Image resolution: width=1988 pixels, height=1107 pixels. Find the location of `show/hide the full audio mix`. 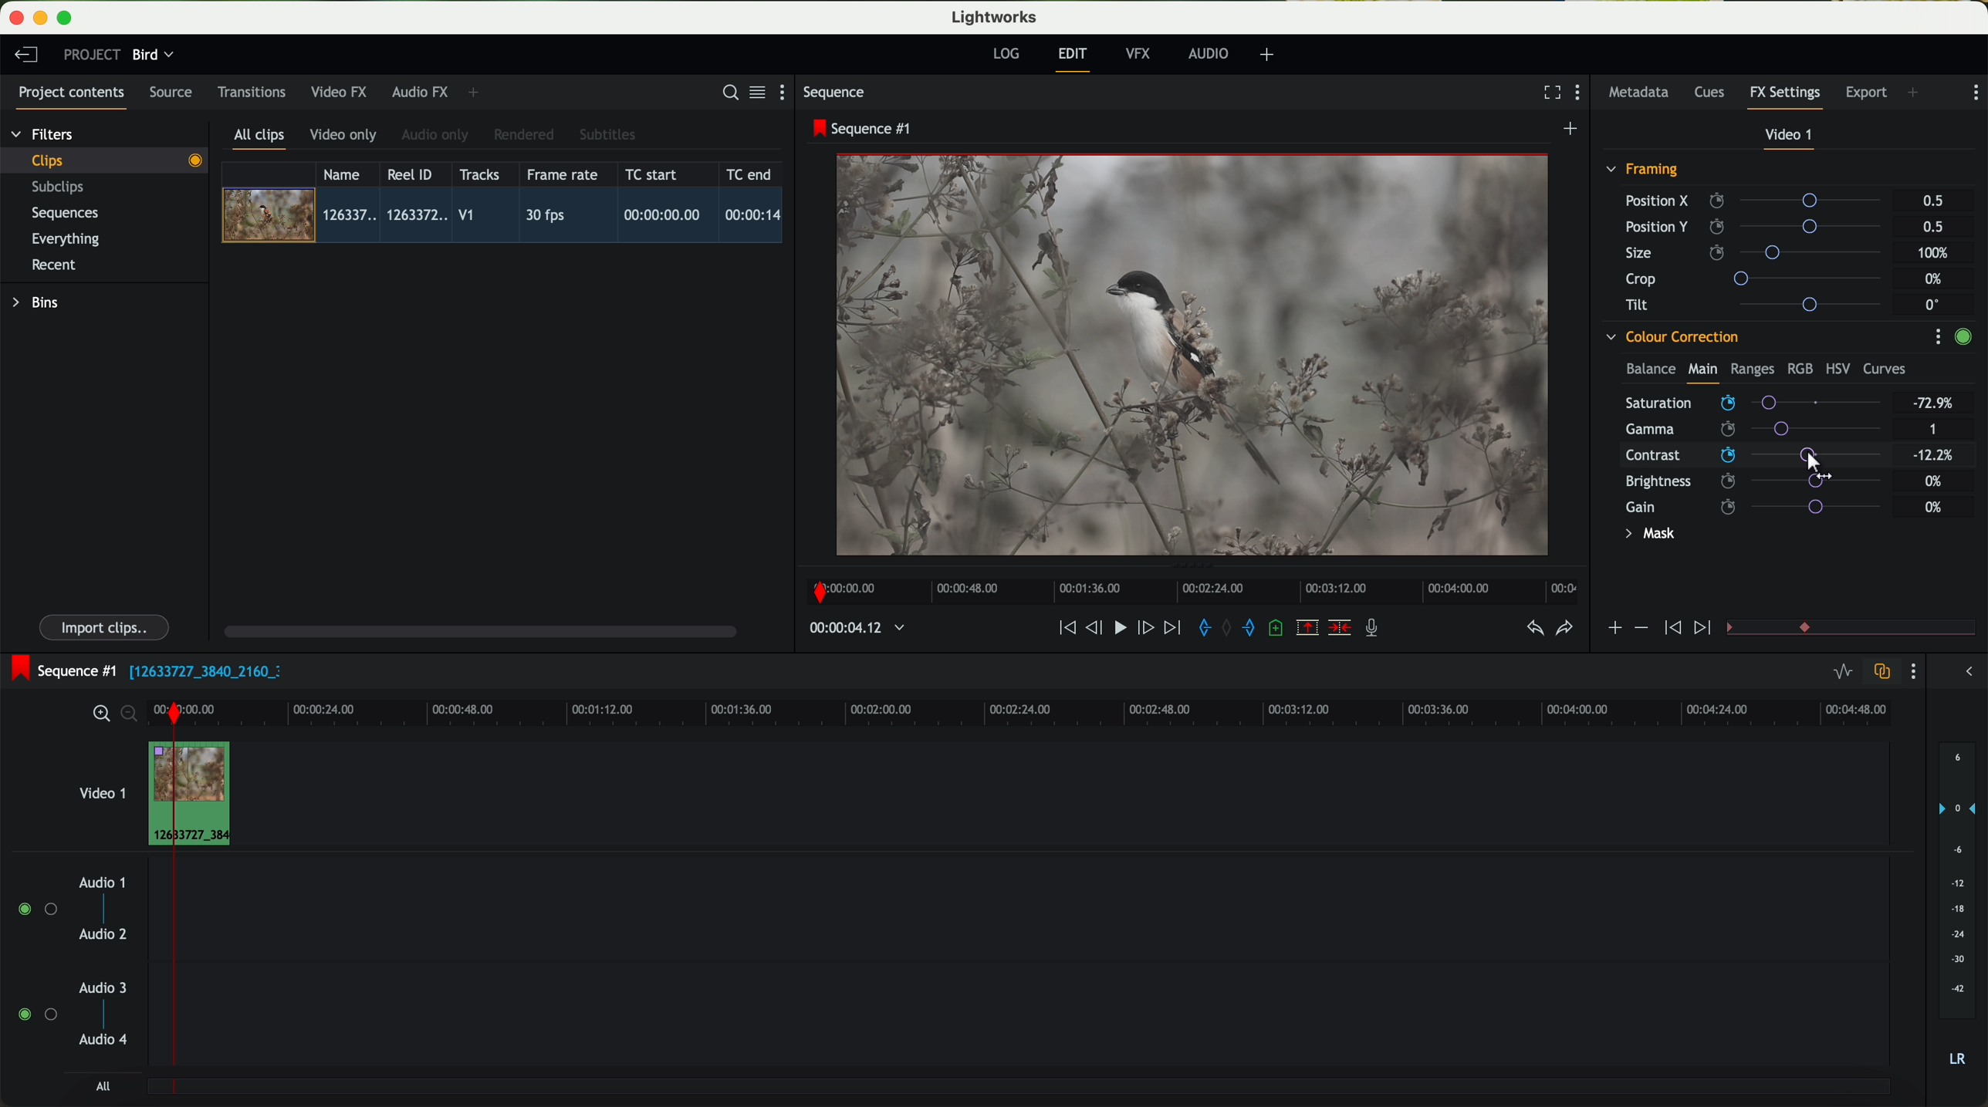

show/hide the full audio mix is located at coordinates (1964, 672).